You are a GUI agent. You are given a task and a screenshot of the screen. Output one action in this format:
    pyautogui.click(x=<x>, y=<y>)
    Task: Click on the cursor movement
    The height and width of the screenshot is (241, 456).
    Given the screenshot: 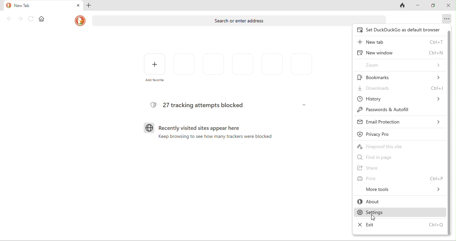 What is the action you would take?
    pyautogui.click(x=375, y=219)
    